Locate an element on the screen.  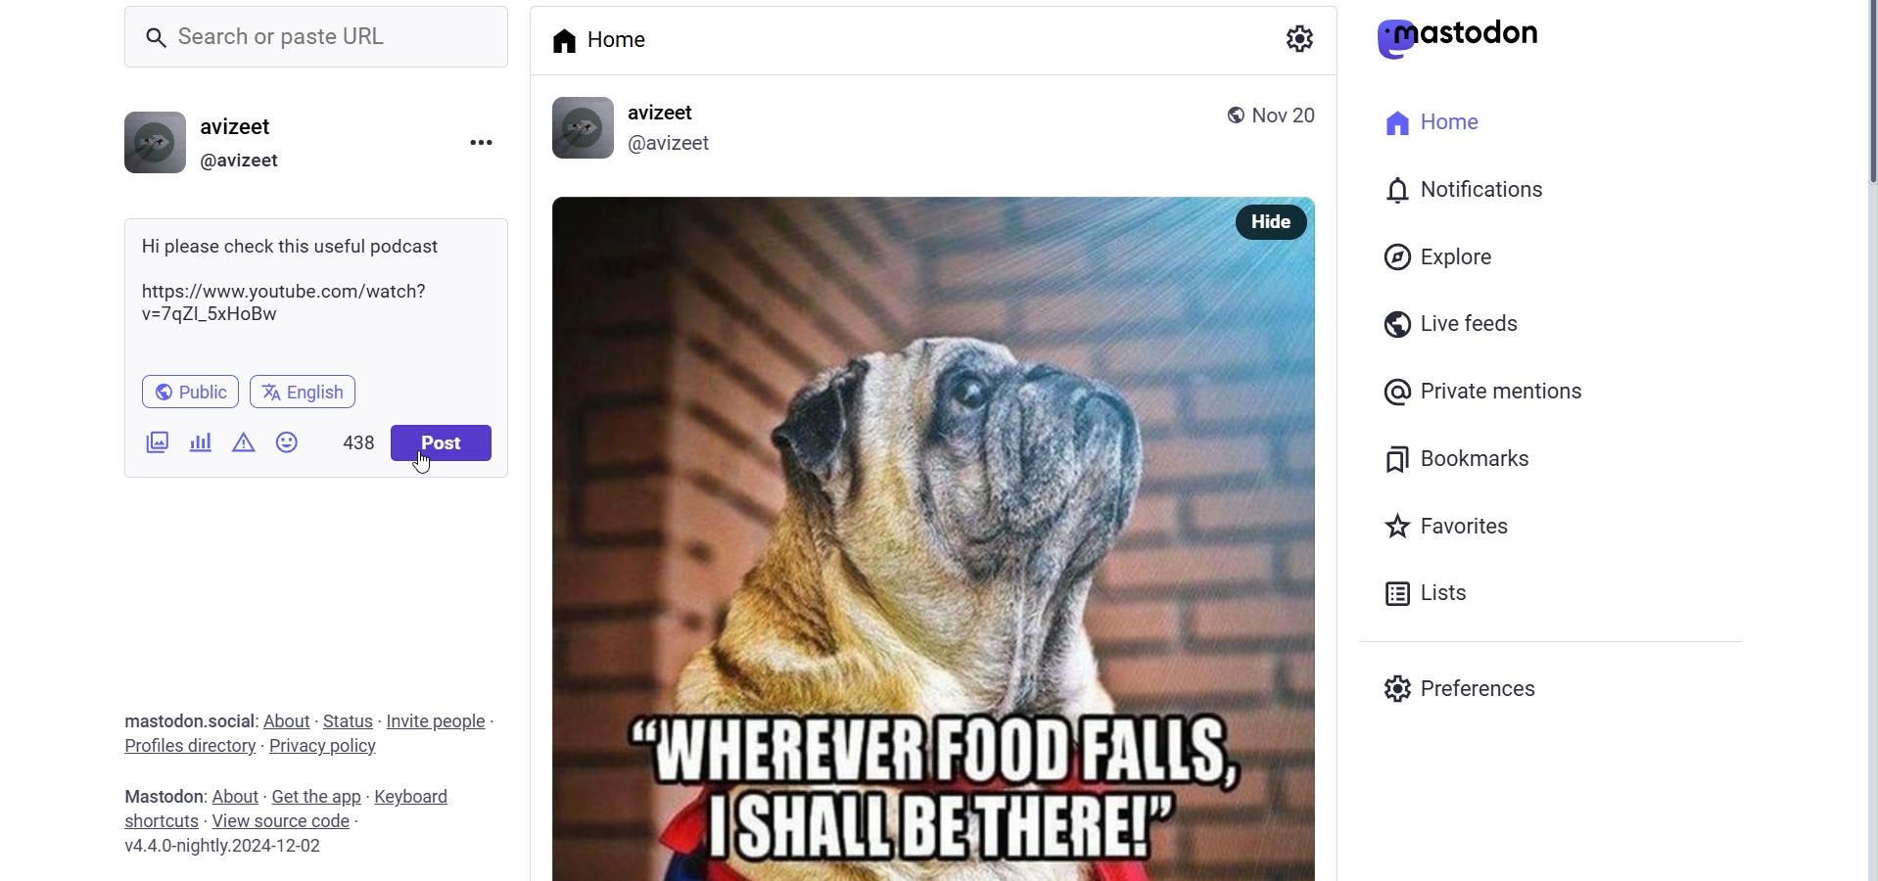
emojis is located at coordinates (290, 441).